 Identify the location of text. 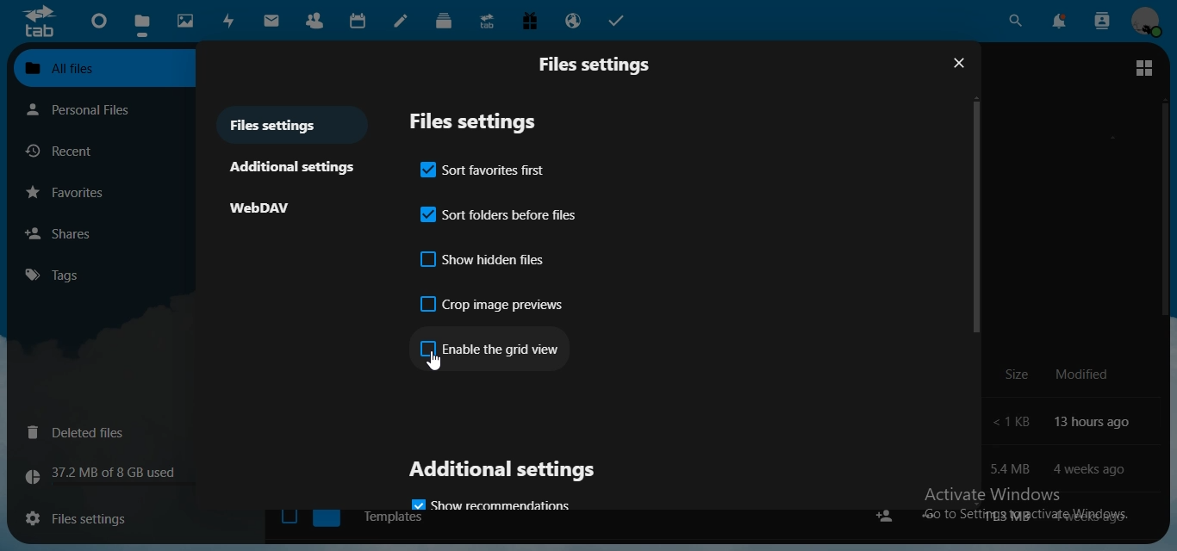
(1000, 469).